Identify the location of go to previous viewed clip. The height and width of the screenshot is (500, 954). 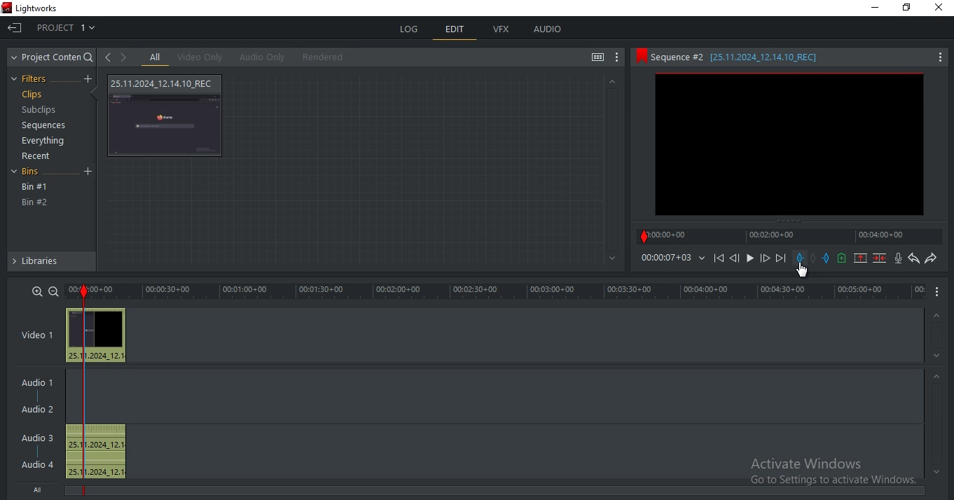
(107, 57).